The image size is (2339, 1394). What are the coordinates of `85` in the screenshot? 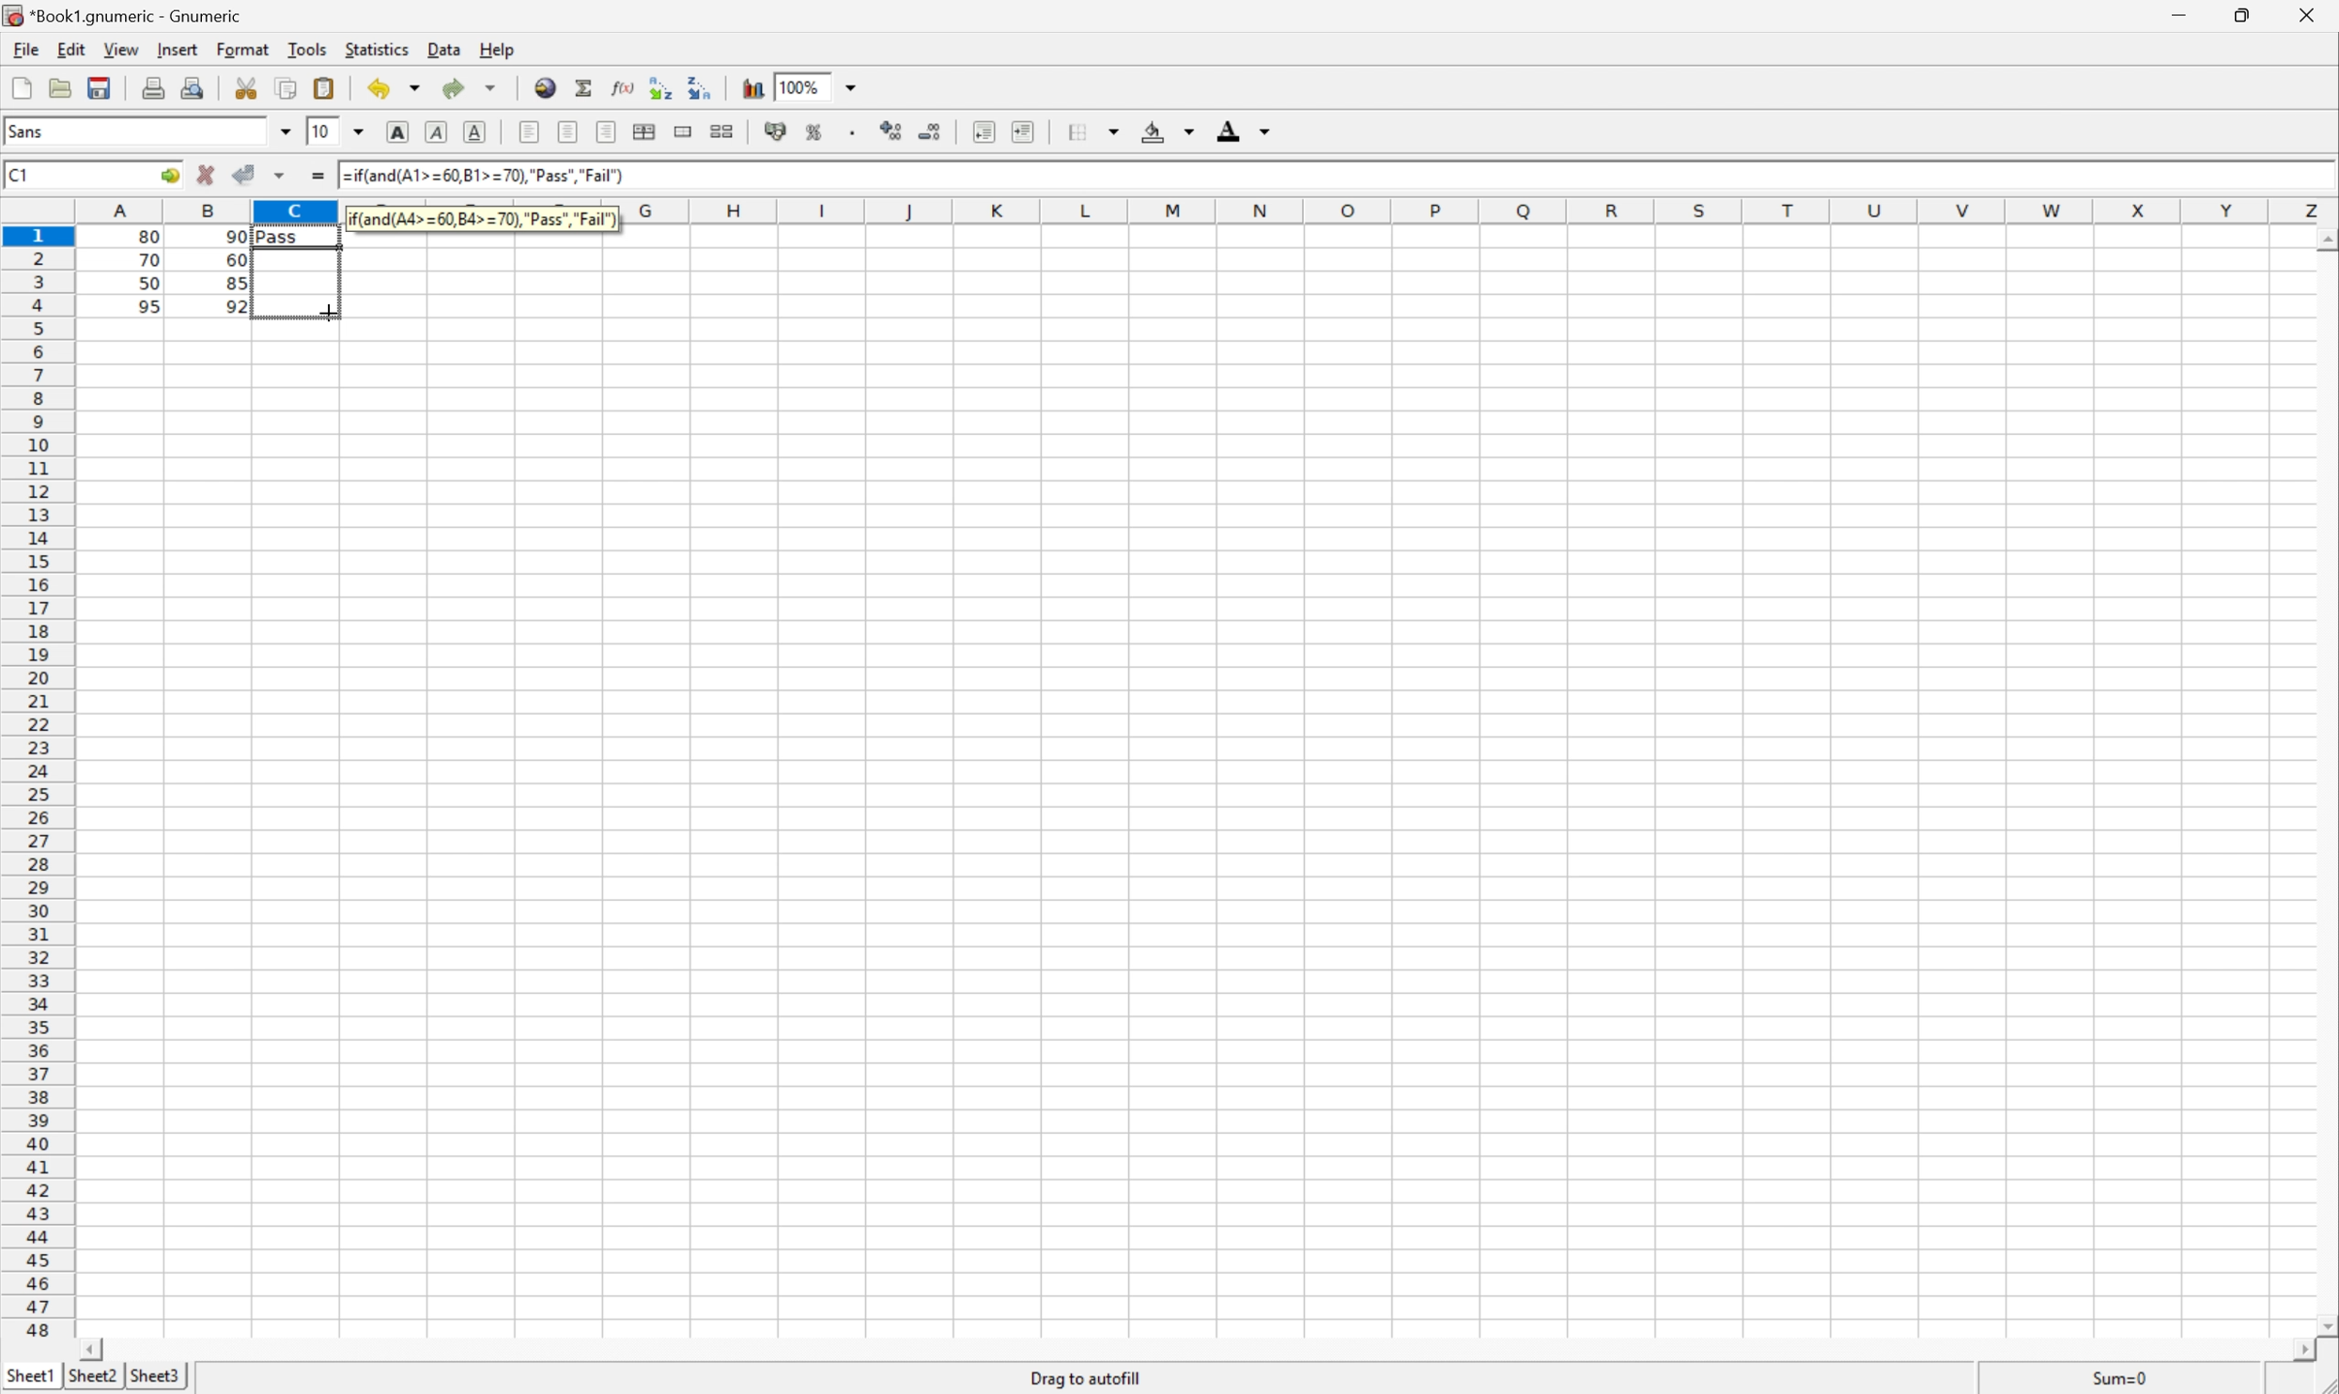 It's located at (236, 286).